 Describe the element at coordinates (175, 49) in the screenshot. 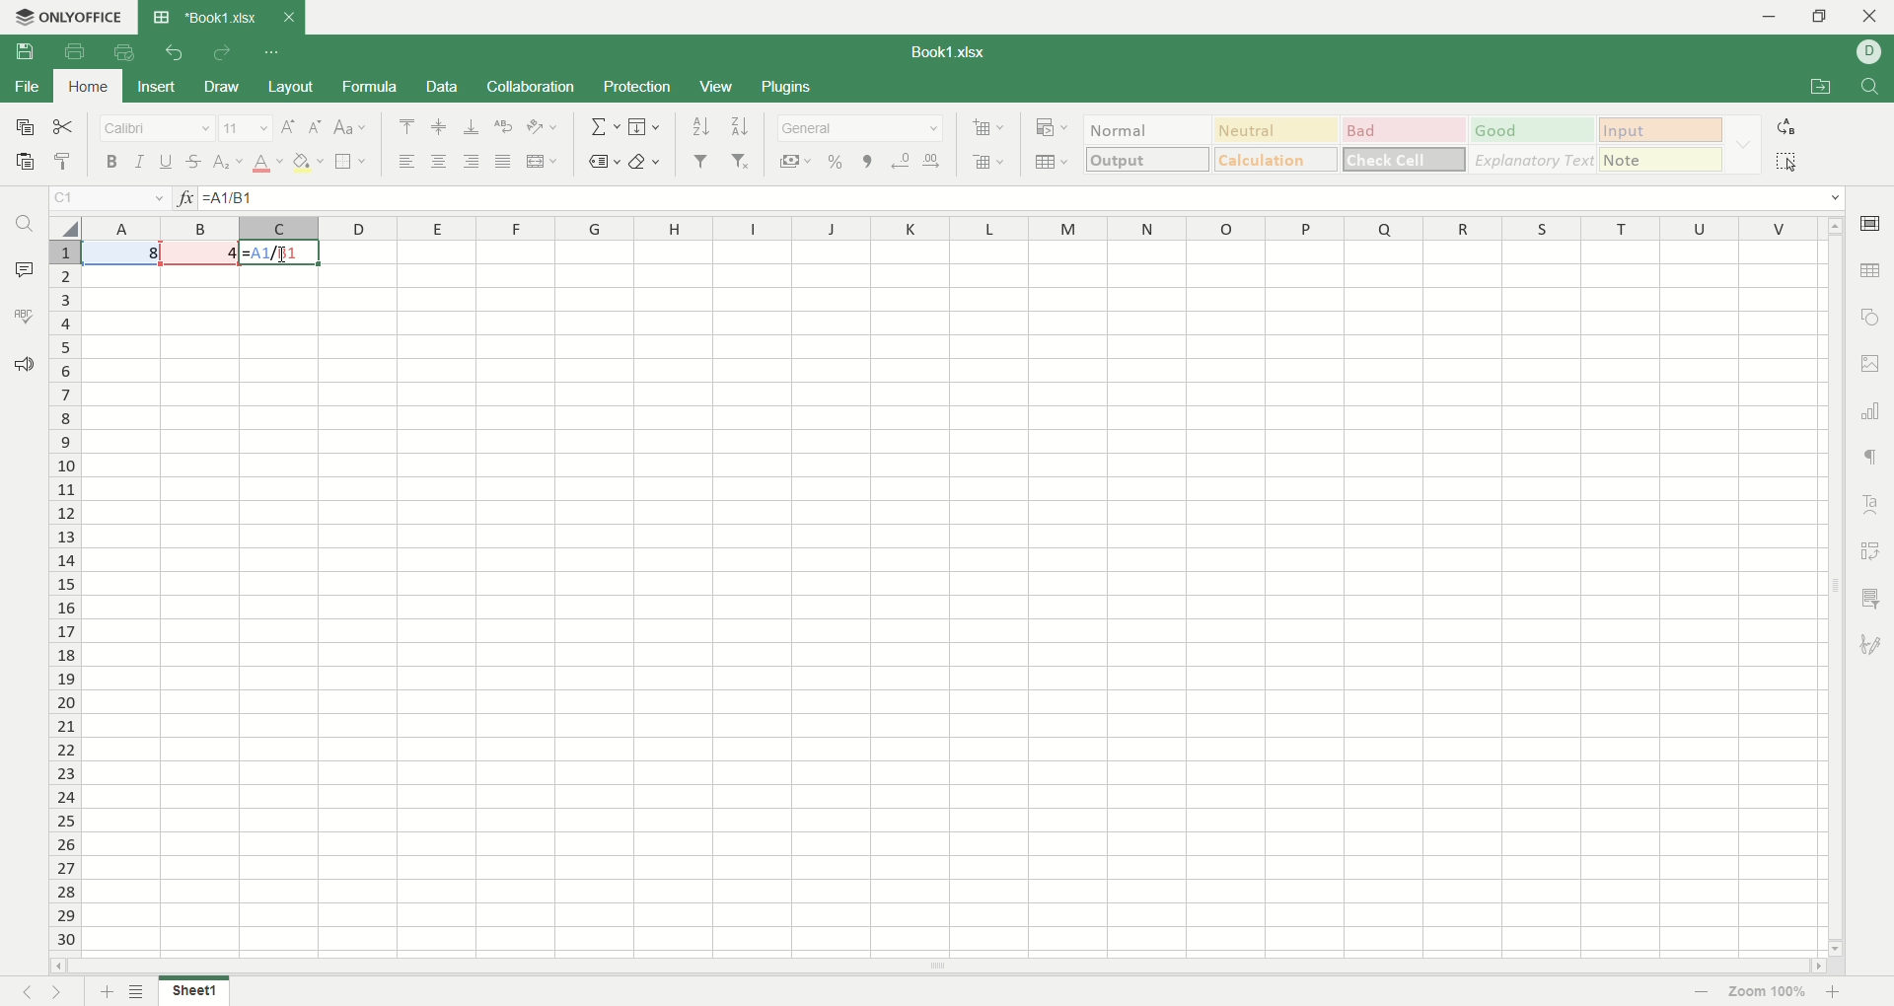

I see `undo` at that location.